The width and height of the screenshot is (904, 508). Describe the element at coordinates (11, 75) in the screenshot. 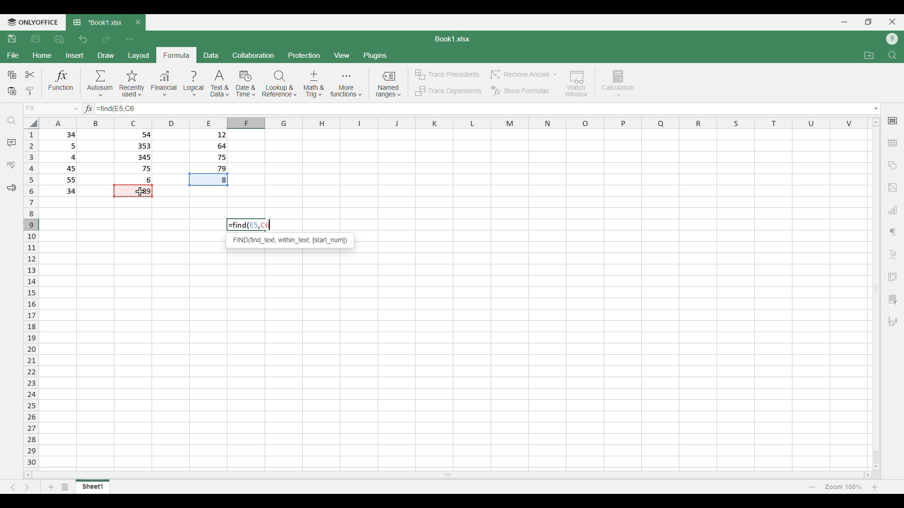

I see `Copy` at that location.